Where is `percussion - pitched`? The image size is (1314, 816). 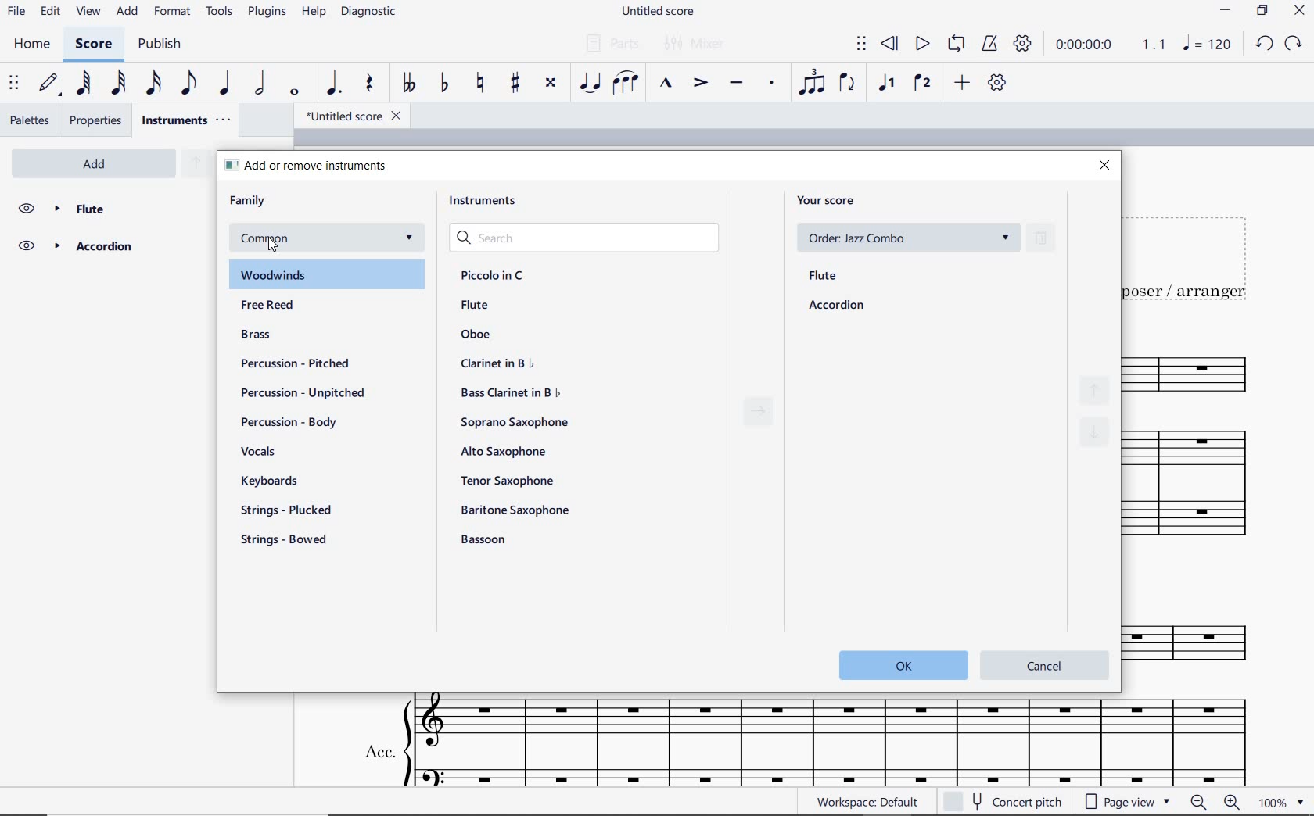
percussion - pitched is located at coordinates (296, 363).